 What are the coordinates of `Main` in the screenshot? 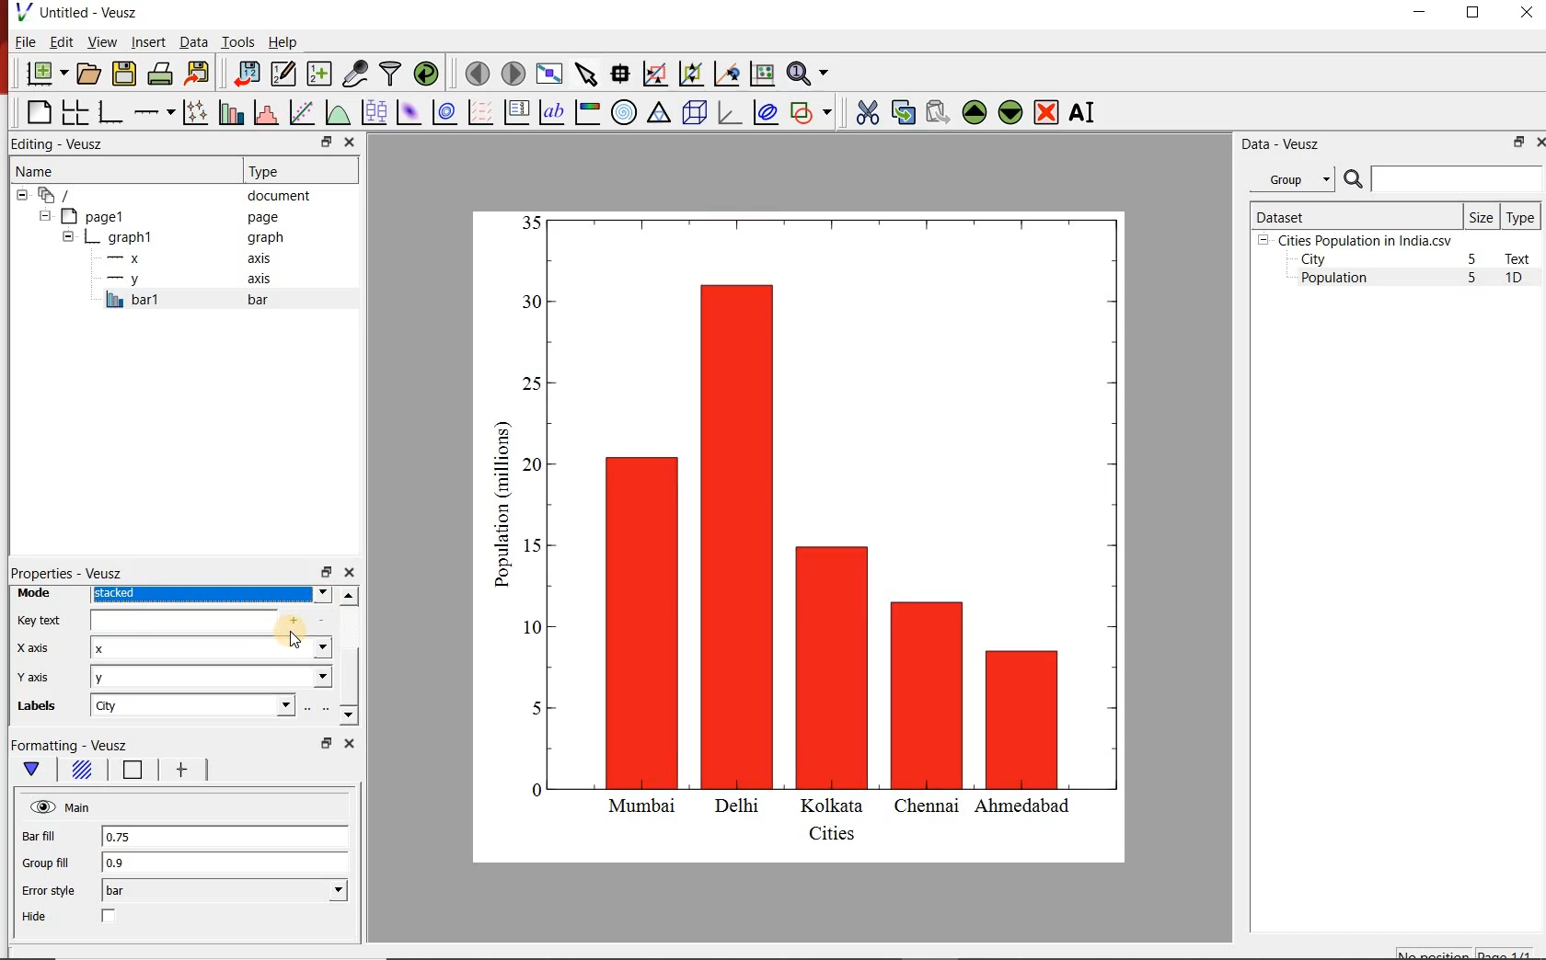 It's located at (62, 807).